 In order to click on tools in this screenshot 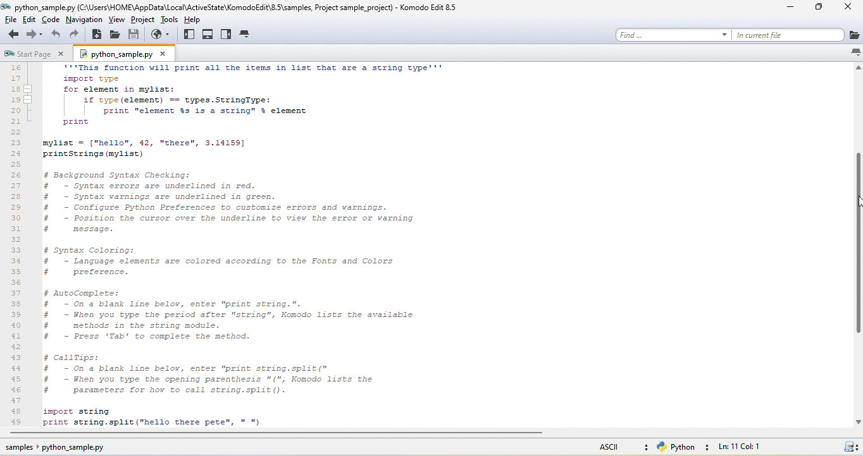, I will do `click(170, 20)`.